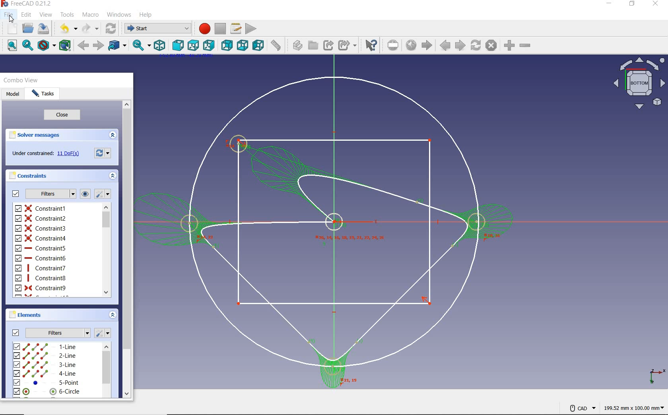 This screenshot has height=415, width=668. What do you see at coordinates (106, 371) in the screenshot?
I see `scrollbar` at bounding box center [106, 371].